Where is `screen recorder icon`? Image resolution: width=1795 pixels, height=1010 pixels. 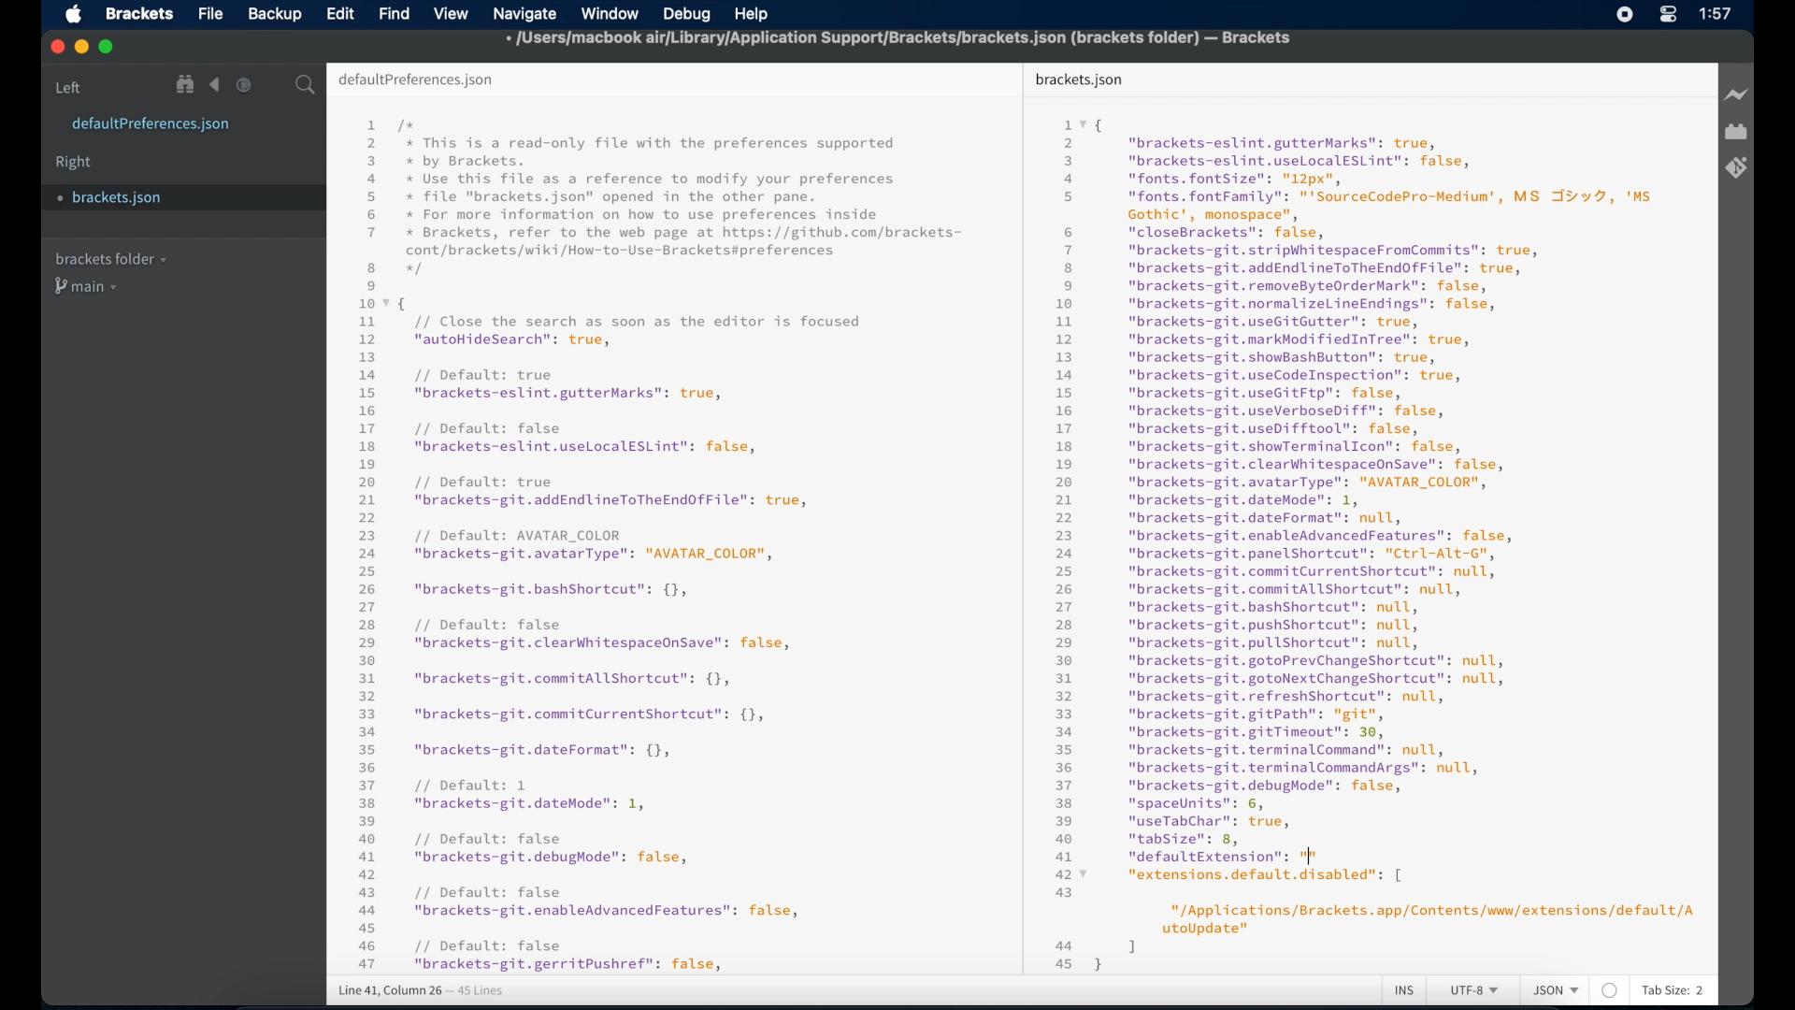
screen recorder icon is located at coordinates (1626, 14).